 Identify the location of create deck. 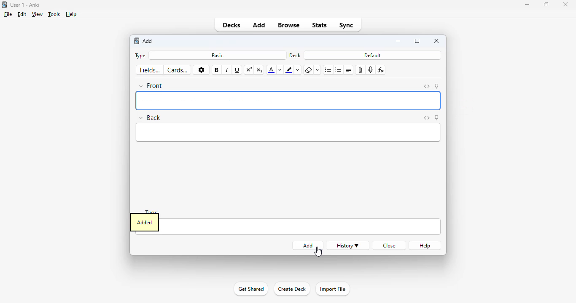
(291, 289).